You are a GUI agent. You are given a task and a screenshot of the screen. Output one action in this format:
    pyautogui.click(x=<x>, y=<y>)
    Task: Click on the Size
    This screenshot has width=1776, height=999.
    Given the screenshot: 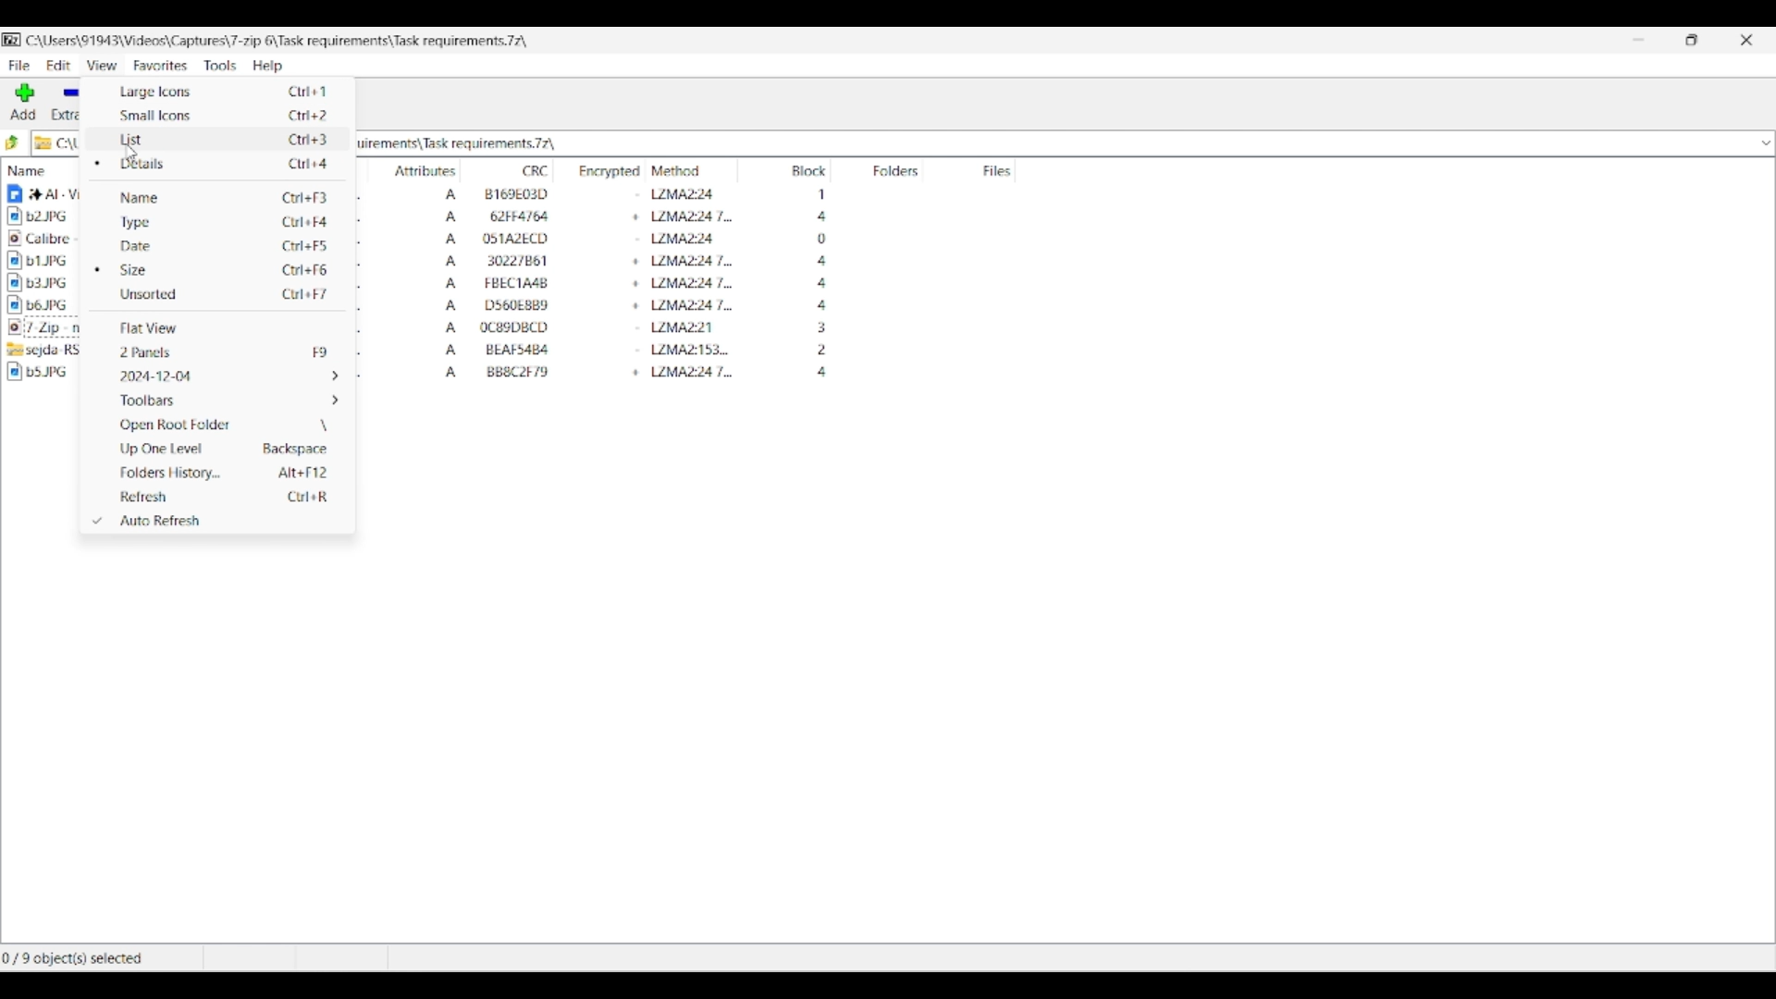 What is the action you would take?
    pyautogui.click(x=223, y=270)
    